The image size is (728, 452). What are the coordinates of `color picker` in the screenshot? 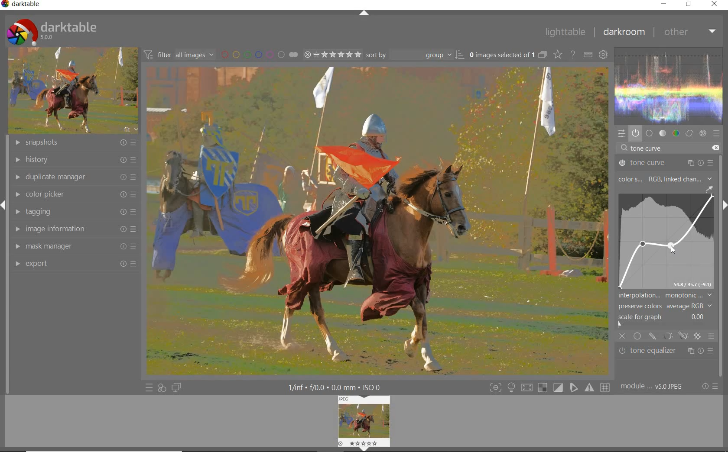 It's located at (74, 195).